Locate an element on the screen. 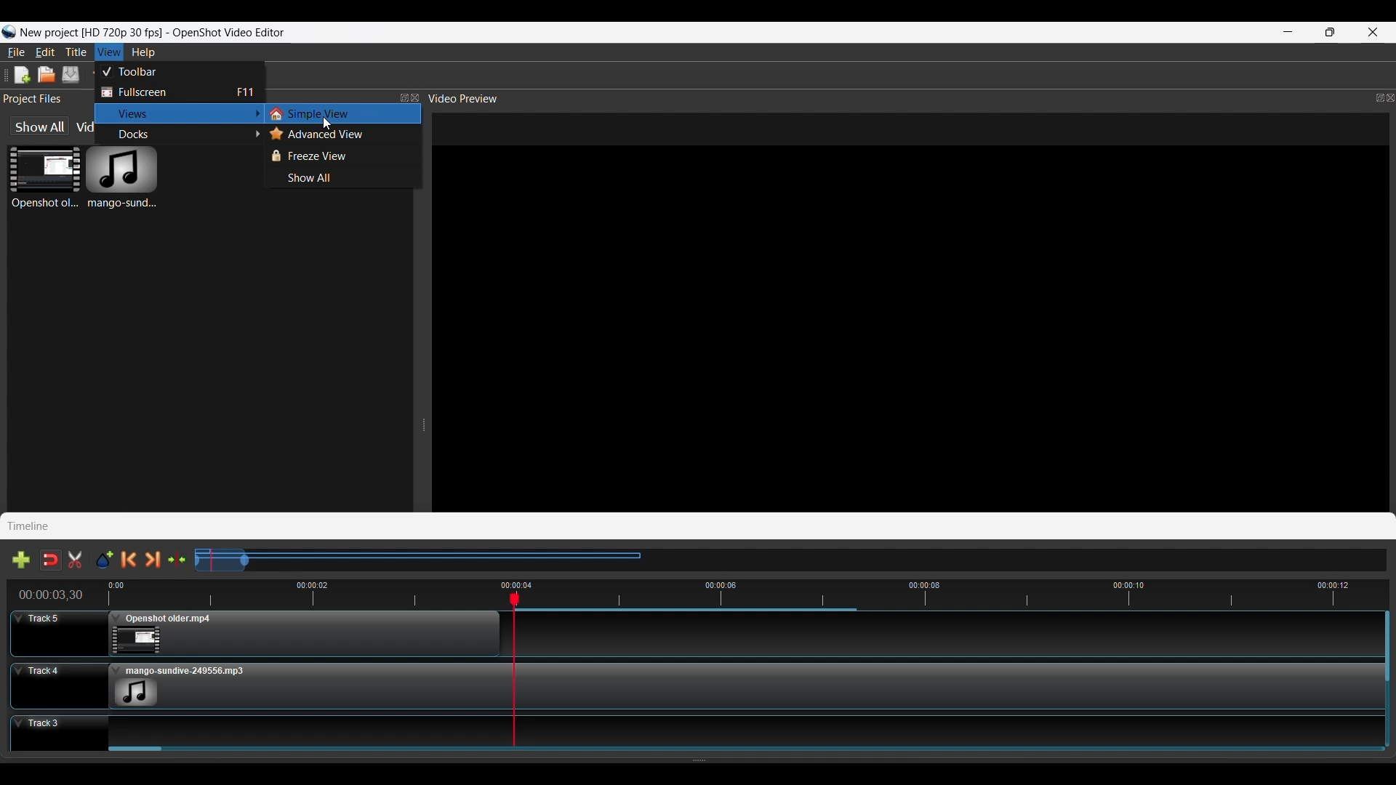 The width and height of the screenshot is (1396, 785). Track 5 is located at coordinates (690, 635).